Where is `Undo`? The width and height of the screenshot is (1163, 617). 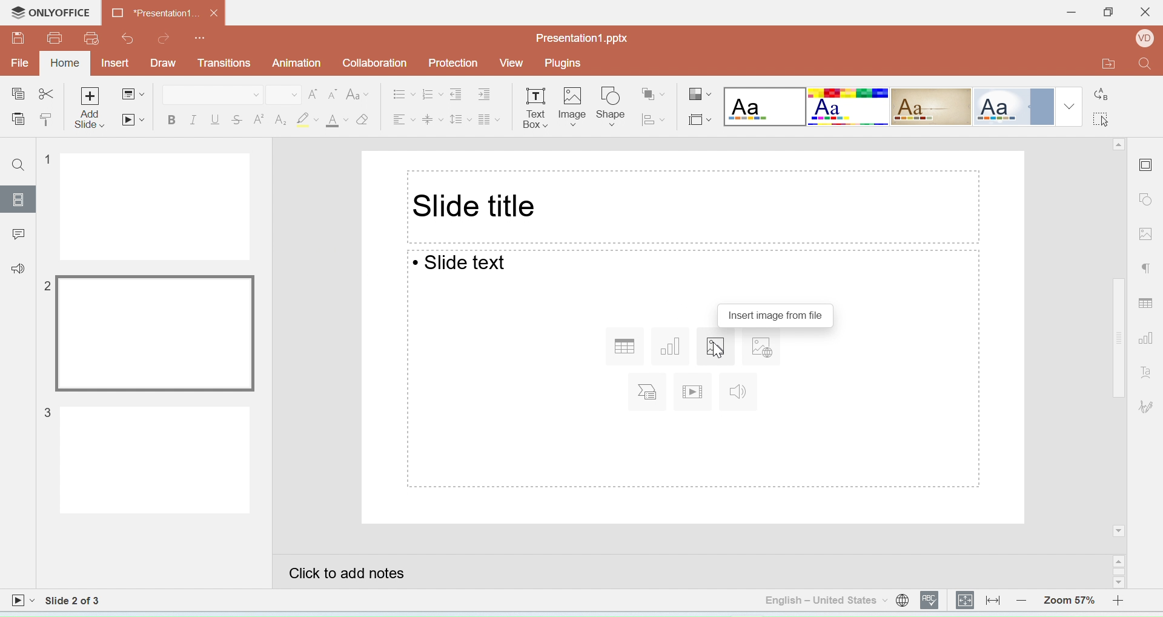
Undo is located at coordinates (125, 38).